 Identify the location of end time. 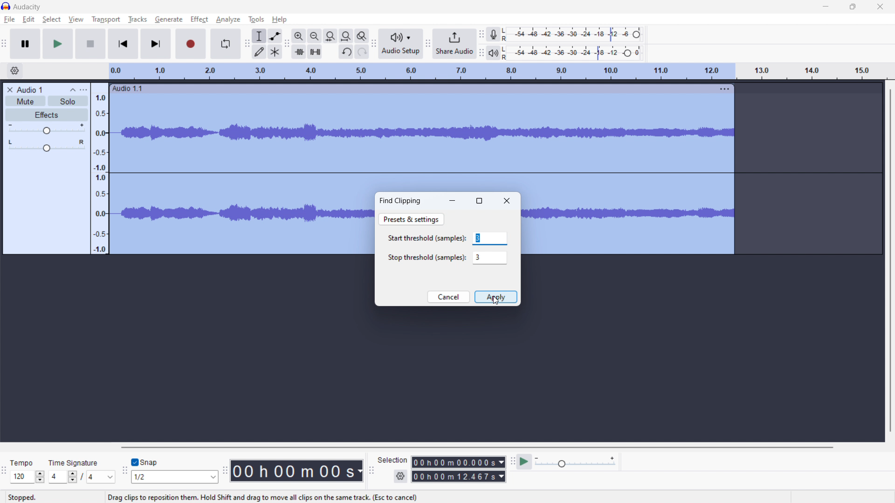
(458, 476).